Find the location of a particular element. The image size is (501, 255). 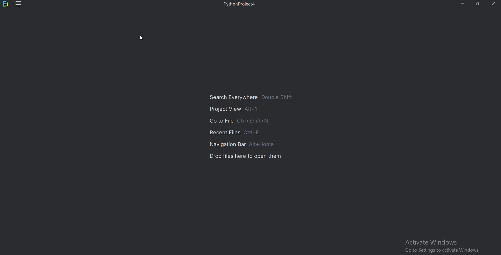

cross is located at coordinates (494, 4).